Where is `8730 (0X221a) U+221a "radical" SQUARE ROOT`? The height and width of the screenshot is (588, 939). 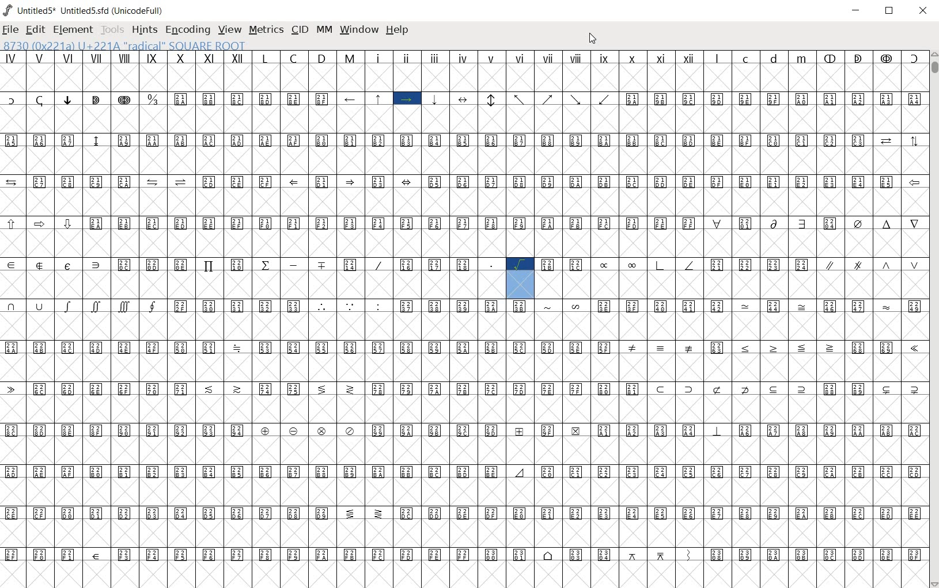 8730 (0X221a) U+221a "radical" SQUARE ROOT is located at coordinates (125, 45).